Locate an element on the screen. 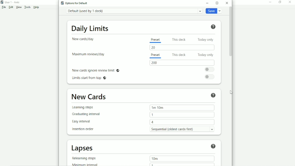  Insertion order is located at coordinates (82, 129).